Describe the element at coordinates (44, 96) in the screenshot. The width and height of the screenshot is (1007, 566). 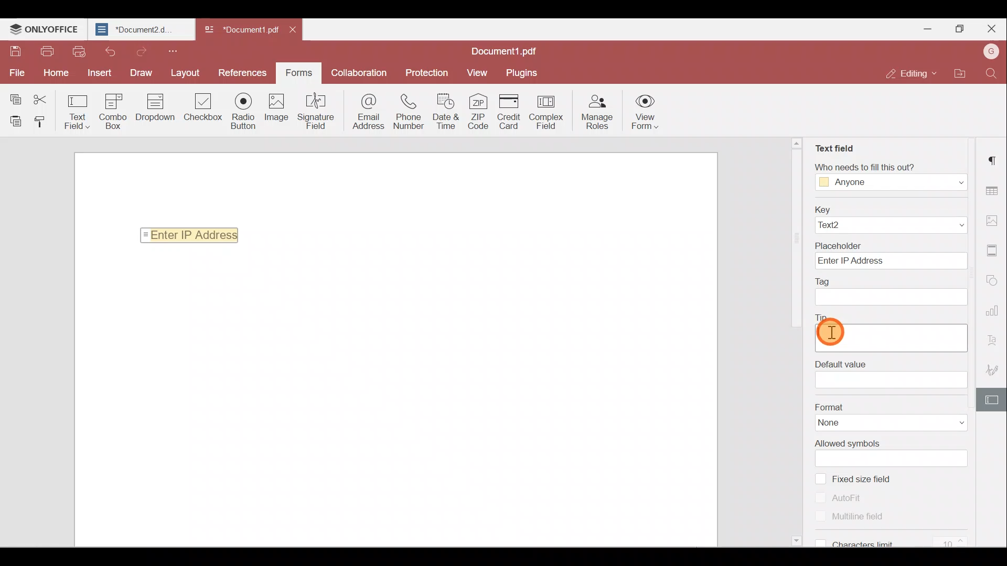
I see `Cut` at that location.